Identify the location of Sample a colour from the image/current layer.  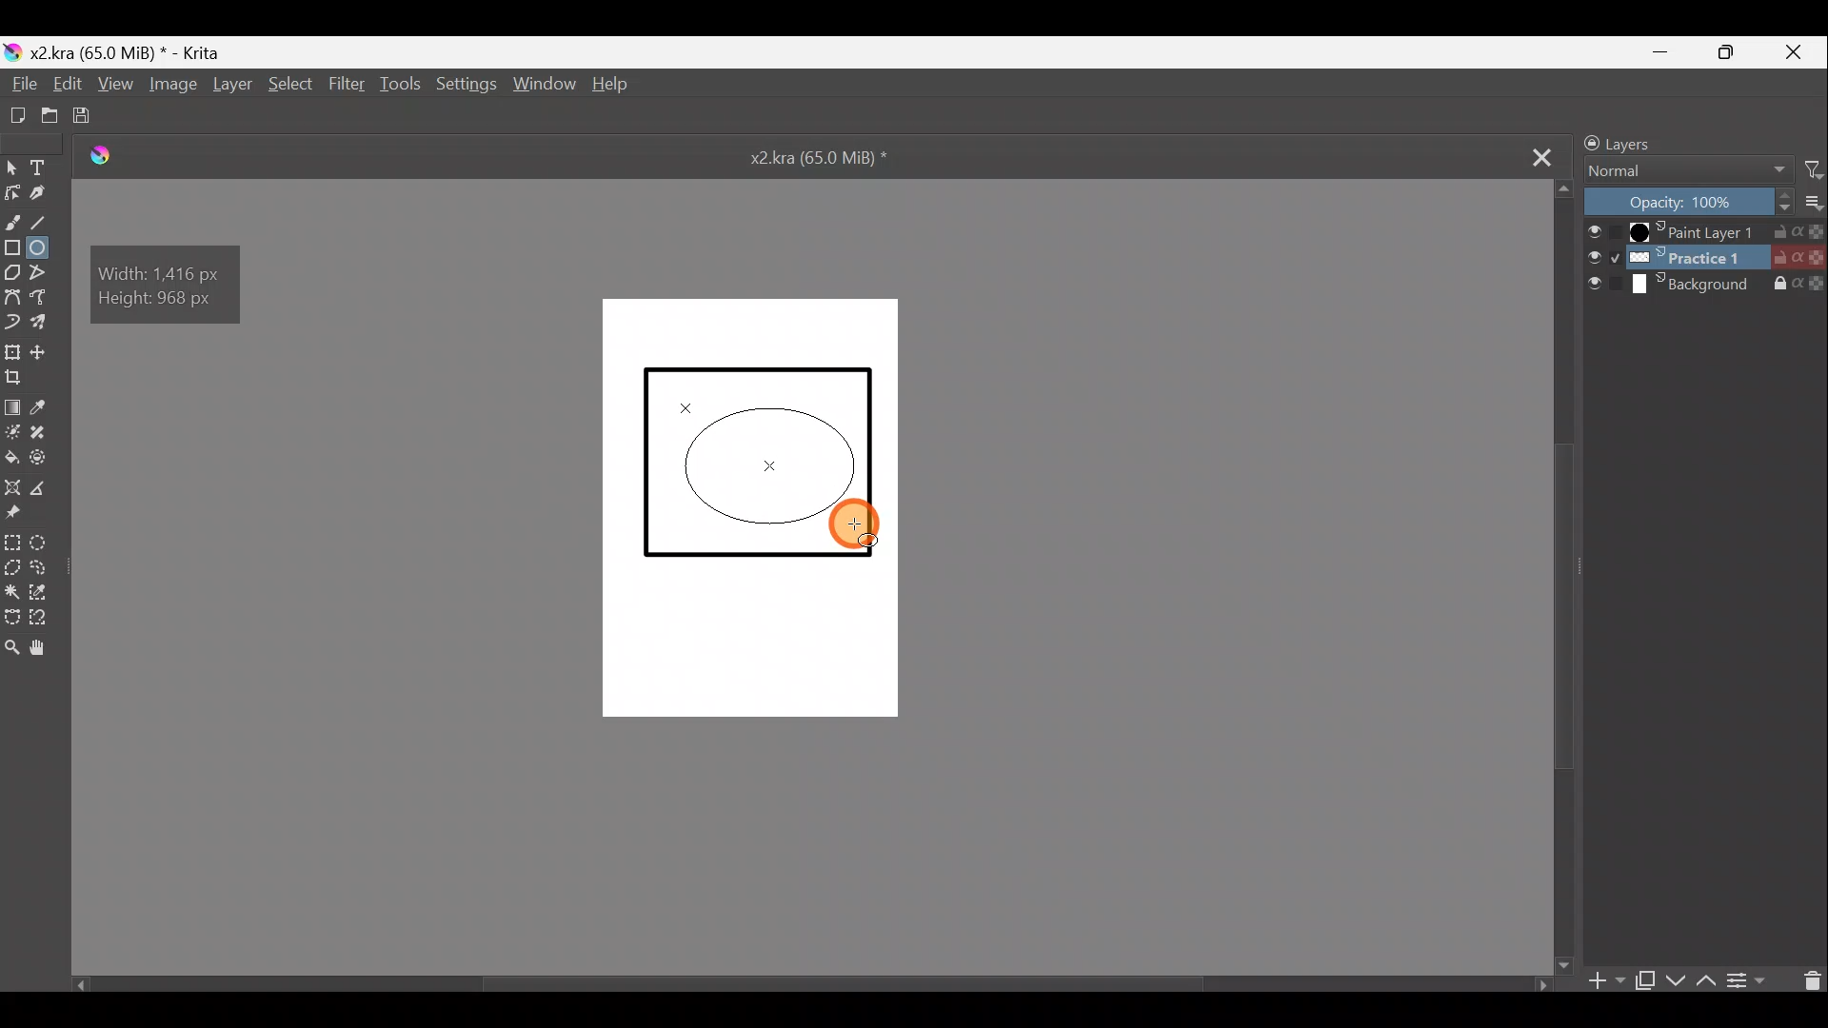
(50, 406).